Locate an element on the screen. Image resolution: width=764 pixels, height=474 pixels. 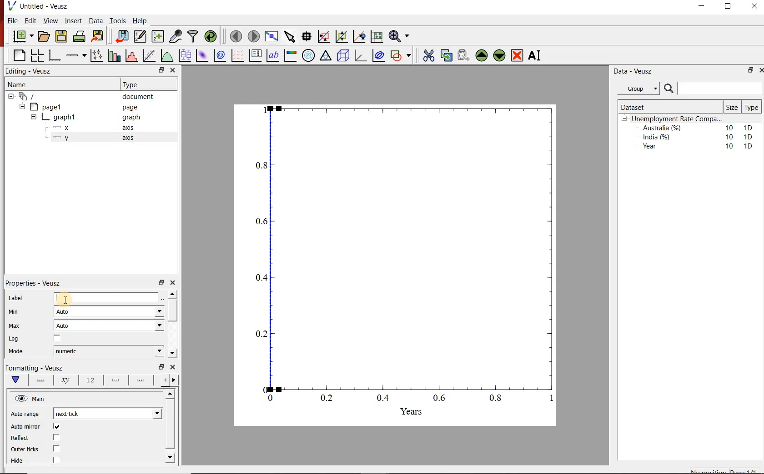
import document is located at coordinates (123, 35).